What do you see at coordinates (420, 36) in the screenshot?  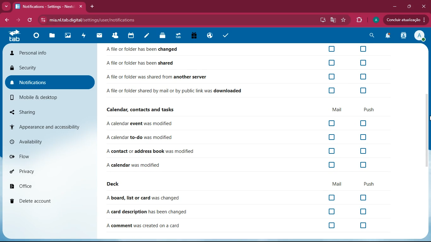 I see `View Profile` at bounding box center [420, 36].